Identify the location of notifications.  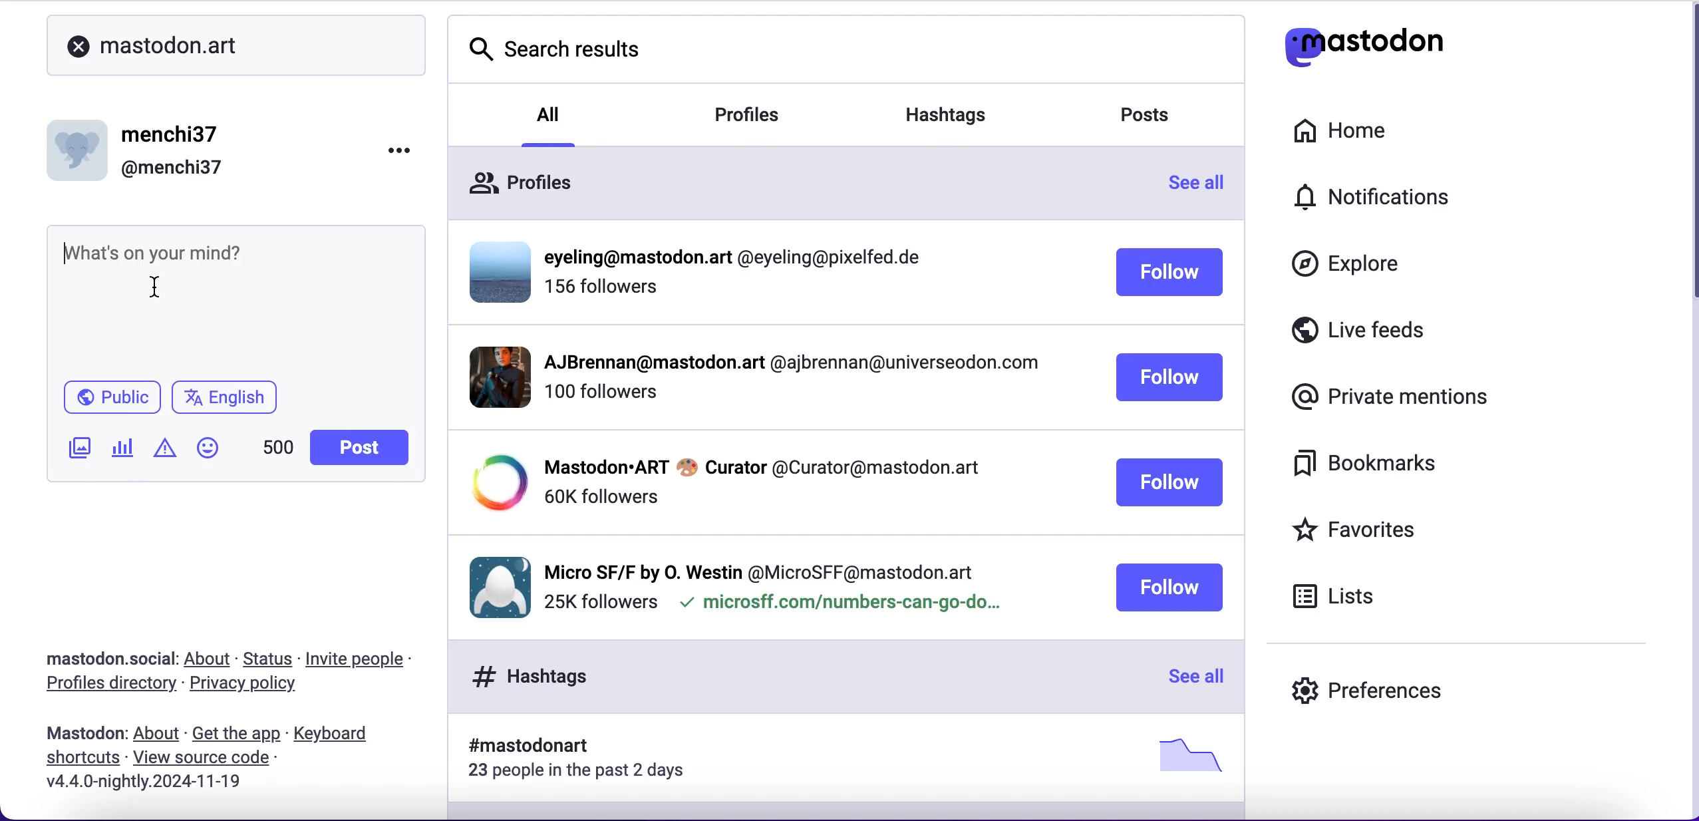
(1382, 196).